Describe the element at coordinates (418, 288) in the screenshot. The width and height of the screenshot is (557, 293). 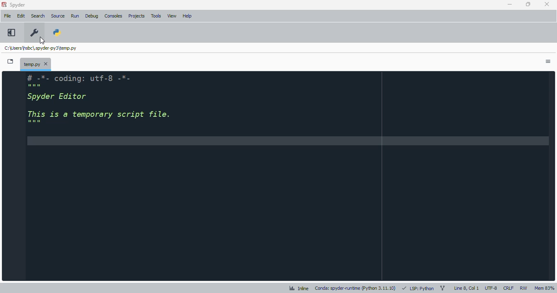
I see `LSP: python` at that location.